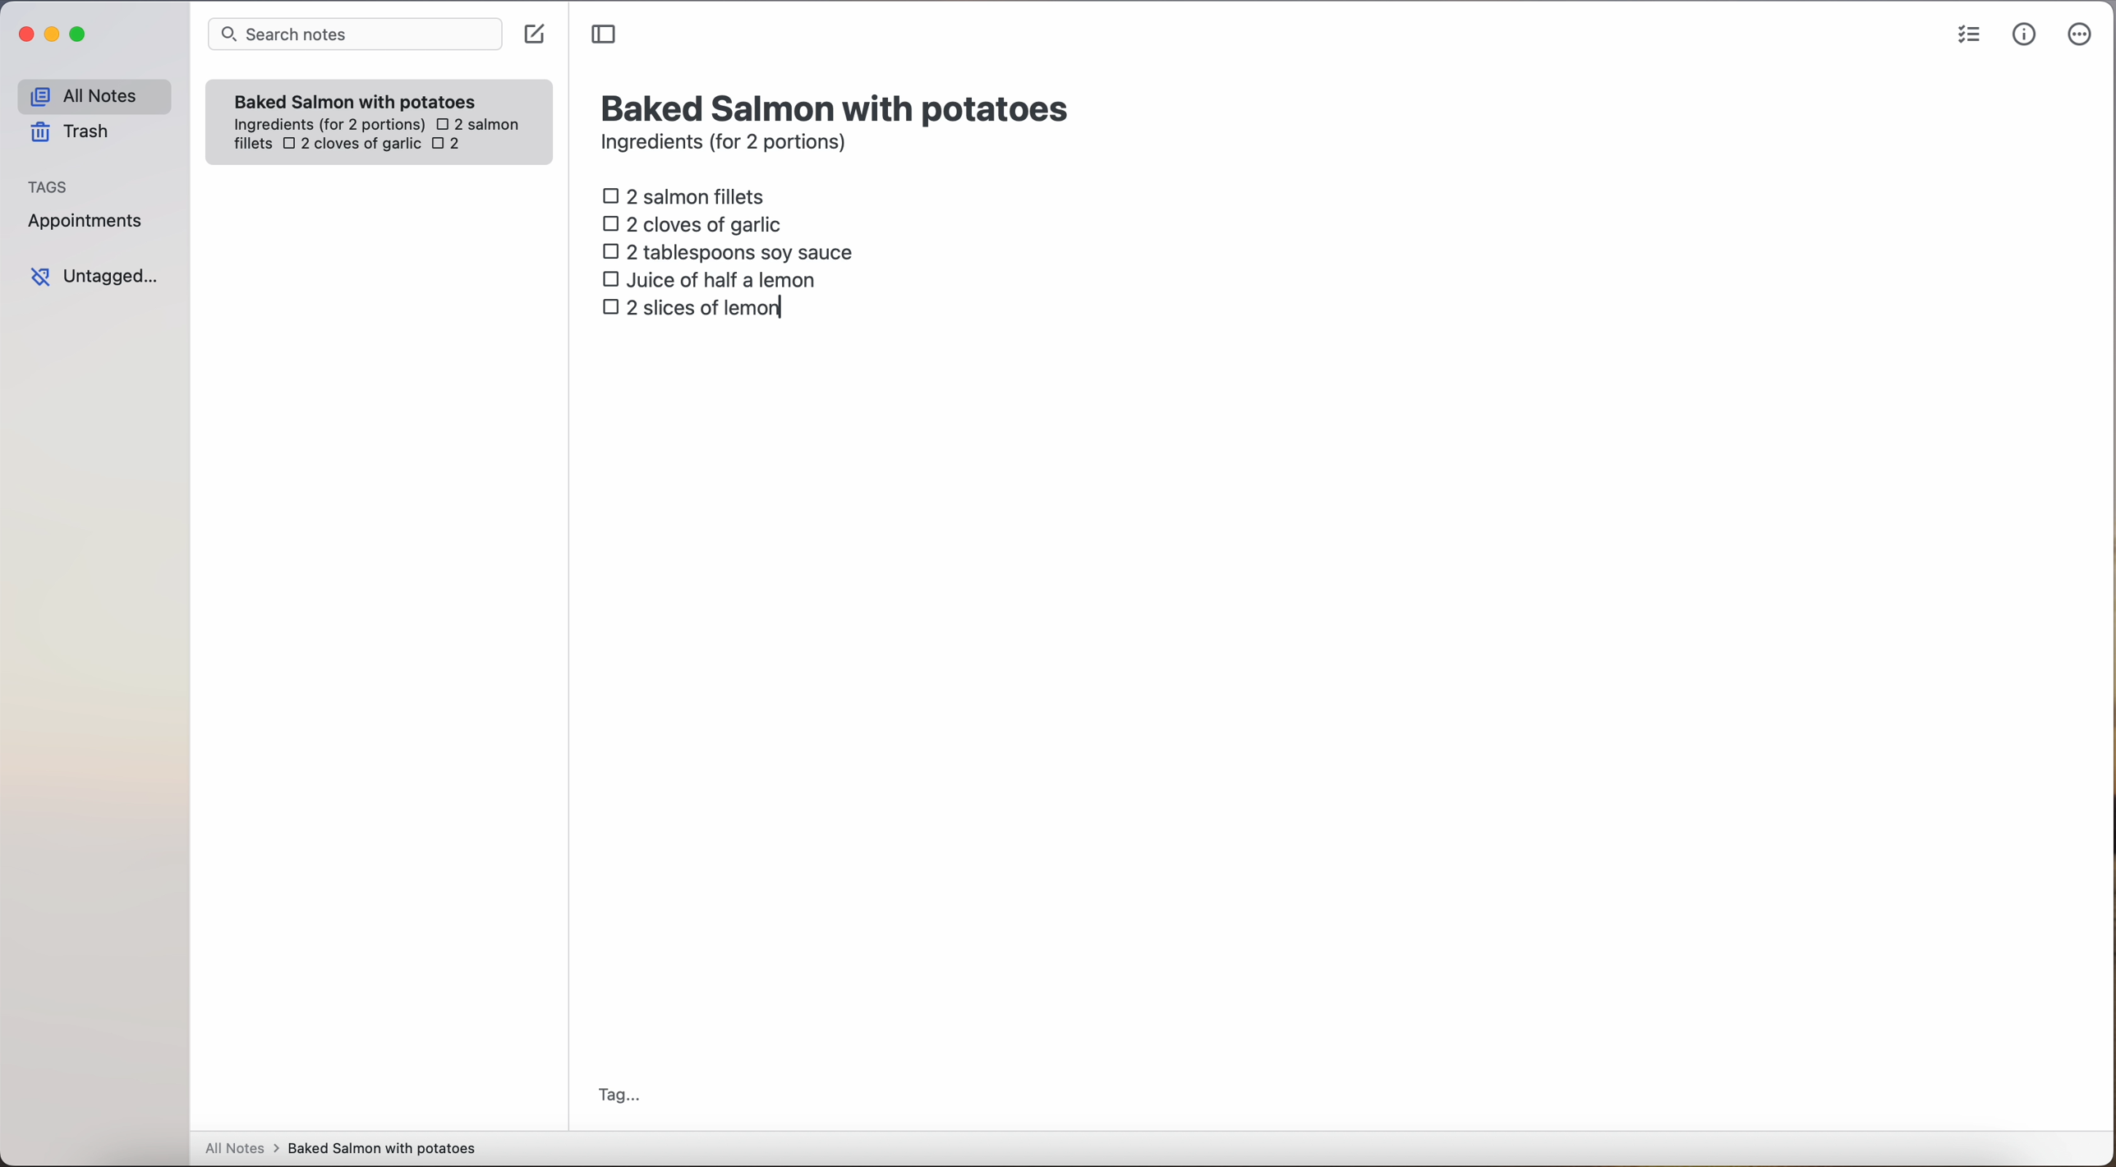 The image size is (2116, 1167). Describe the element at coordinates (341, 1147) in the screenshot. I see `all notes > baked Salmon with potatoes` at that location.